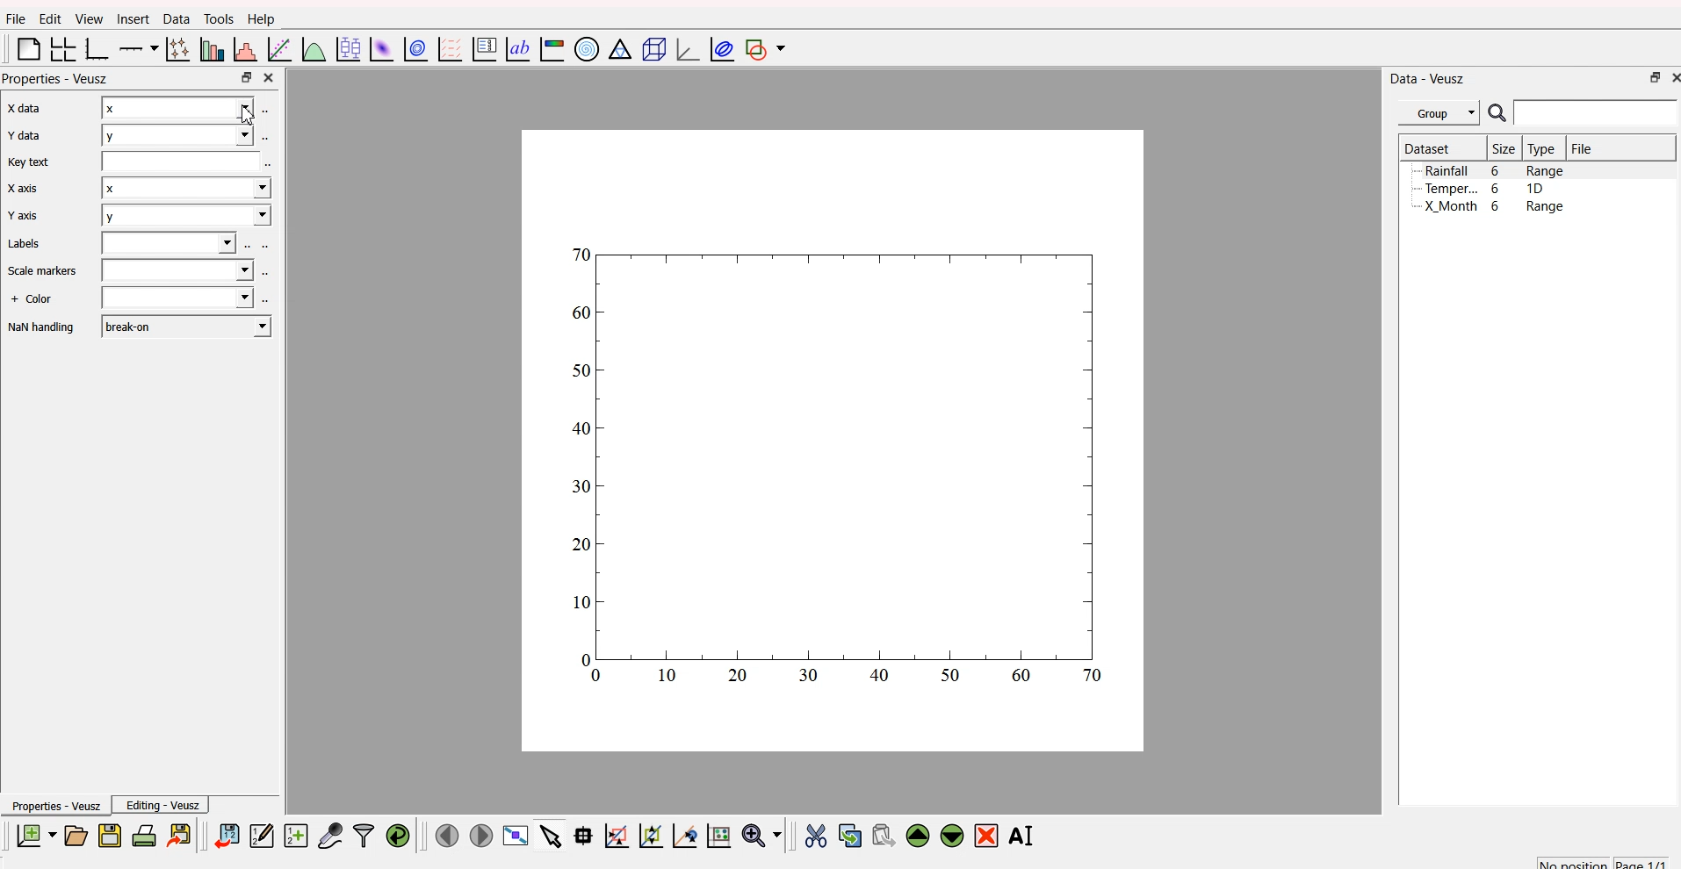  Describe the element at coordinates (949, 837) in the screenshot. I see `move down the widget ` at that location.